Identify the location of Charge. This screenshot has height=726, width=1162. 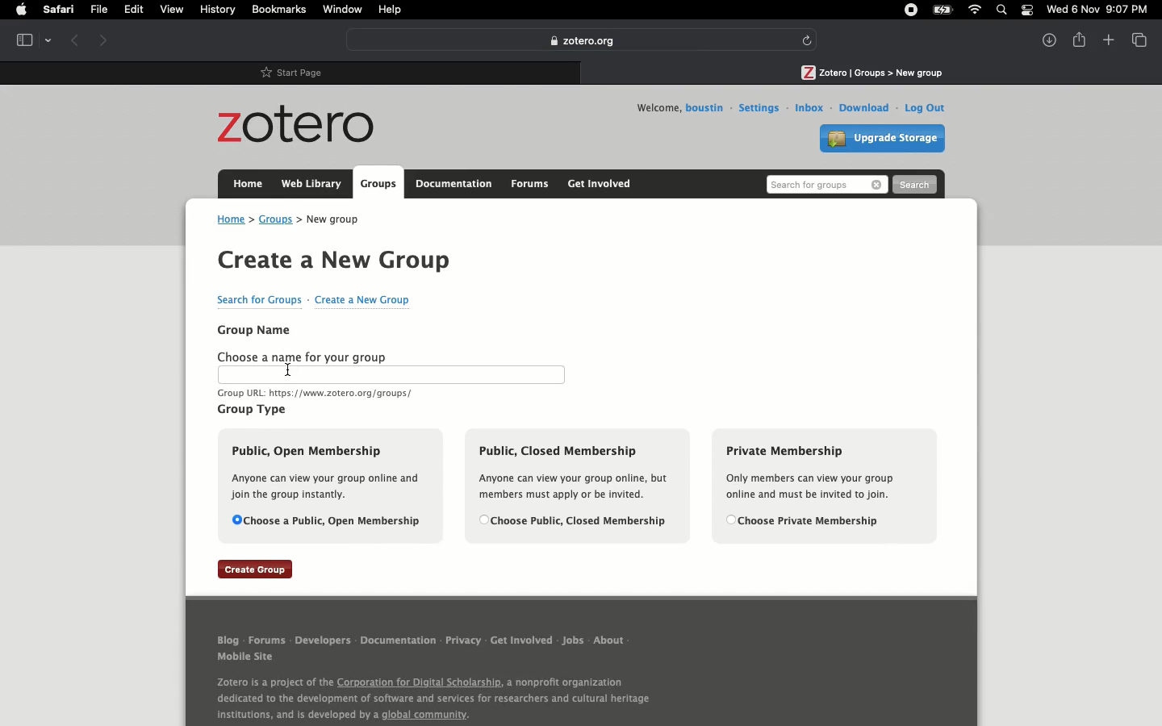
(939, 10).